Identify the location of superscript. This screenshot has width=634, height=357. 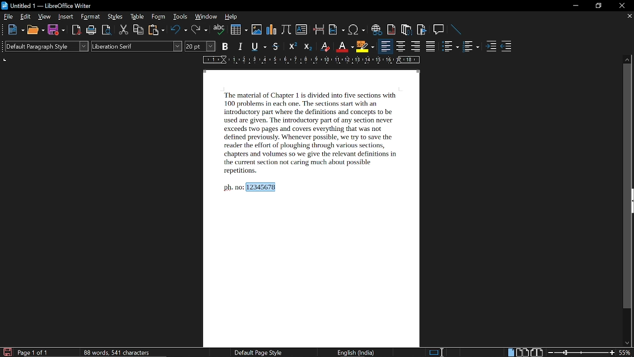
(291, 47).